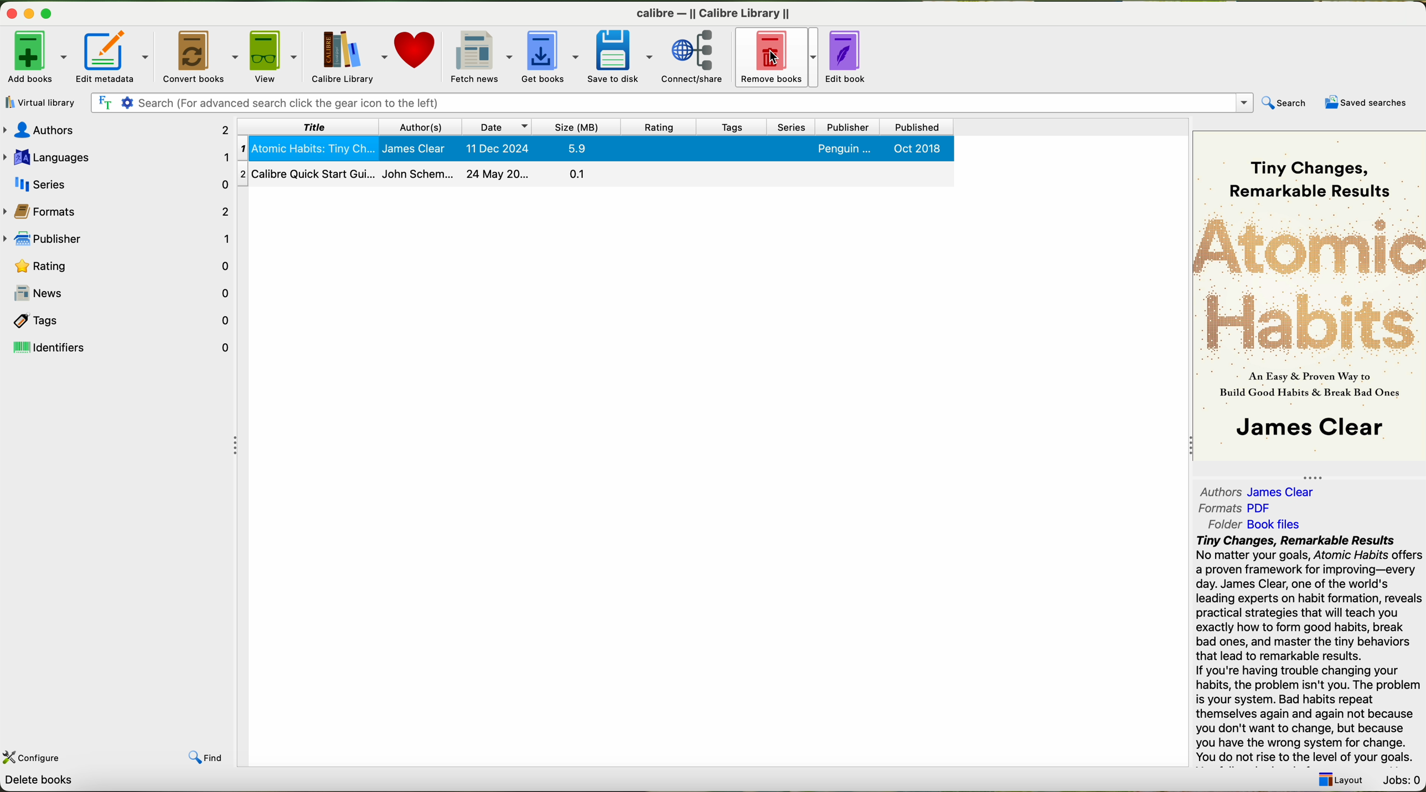 The height and width of the screenshot is (792, 1426). I want to click on tags, so click(730, 127).